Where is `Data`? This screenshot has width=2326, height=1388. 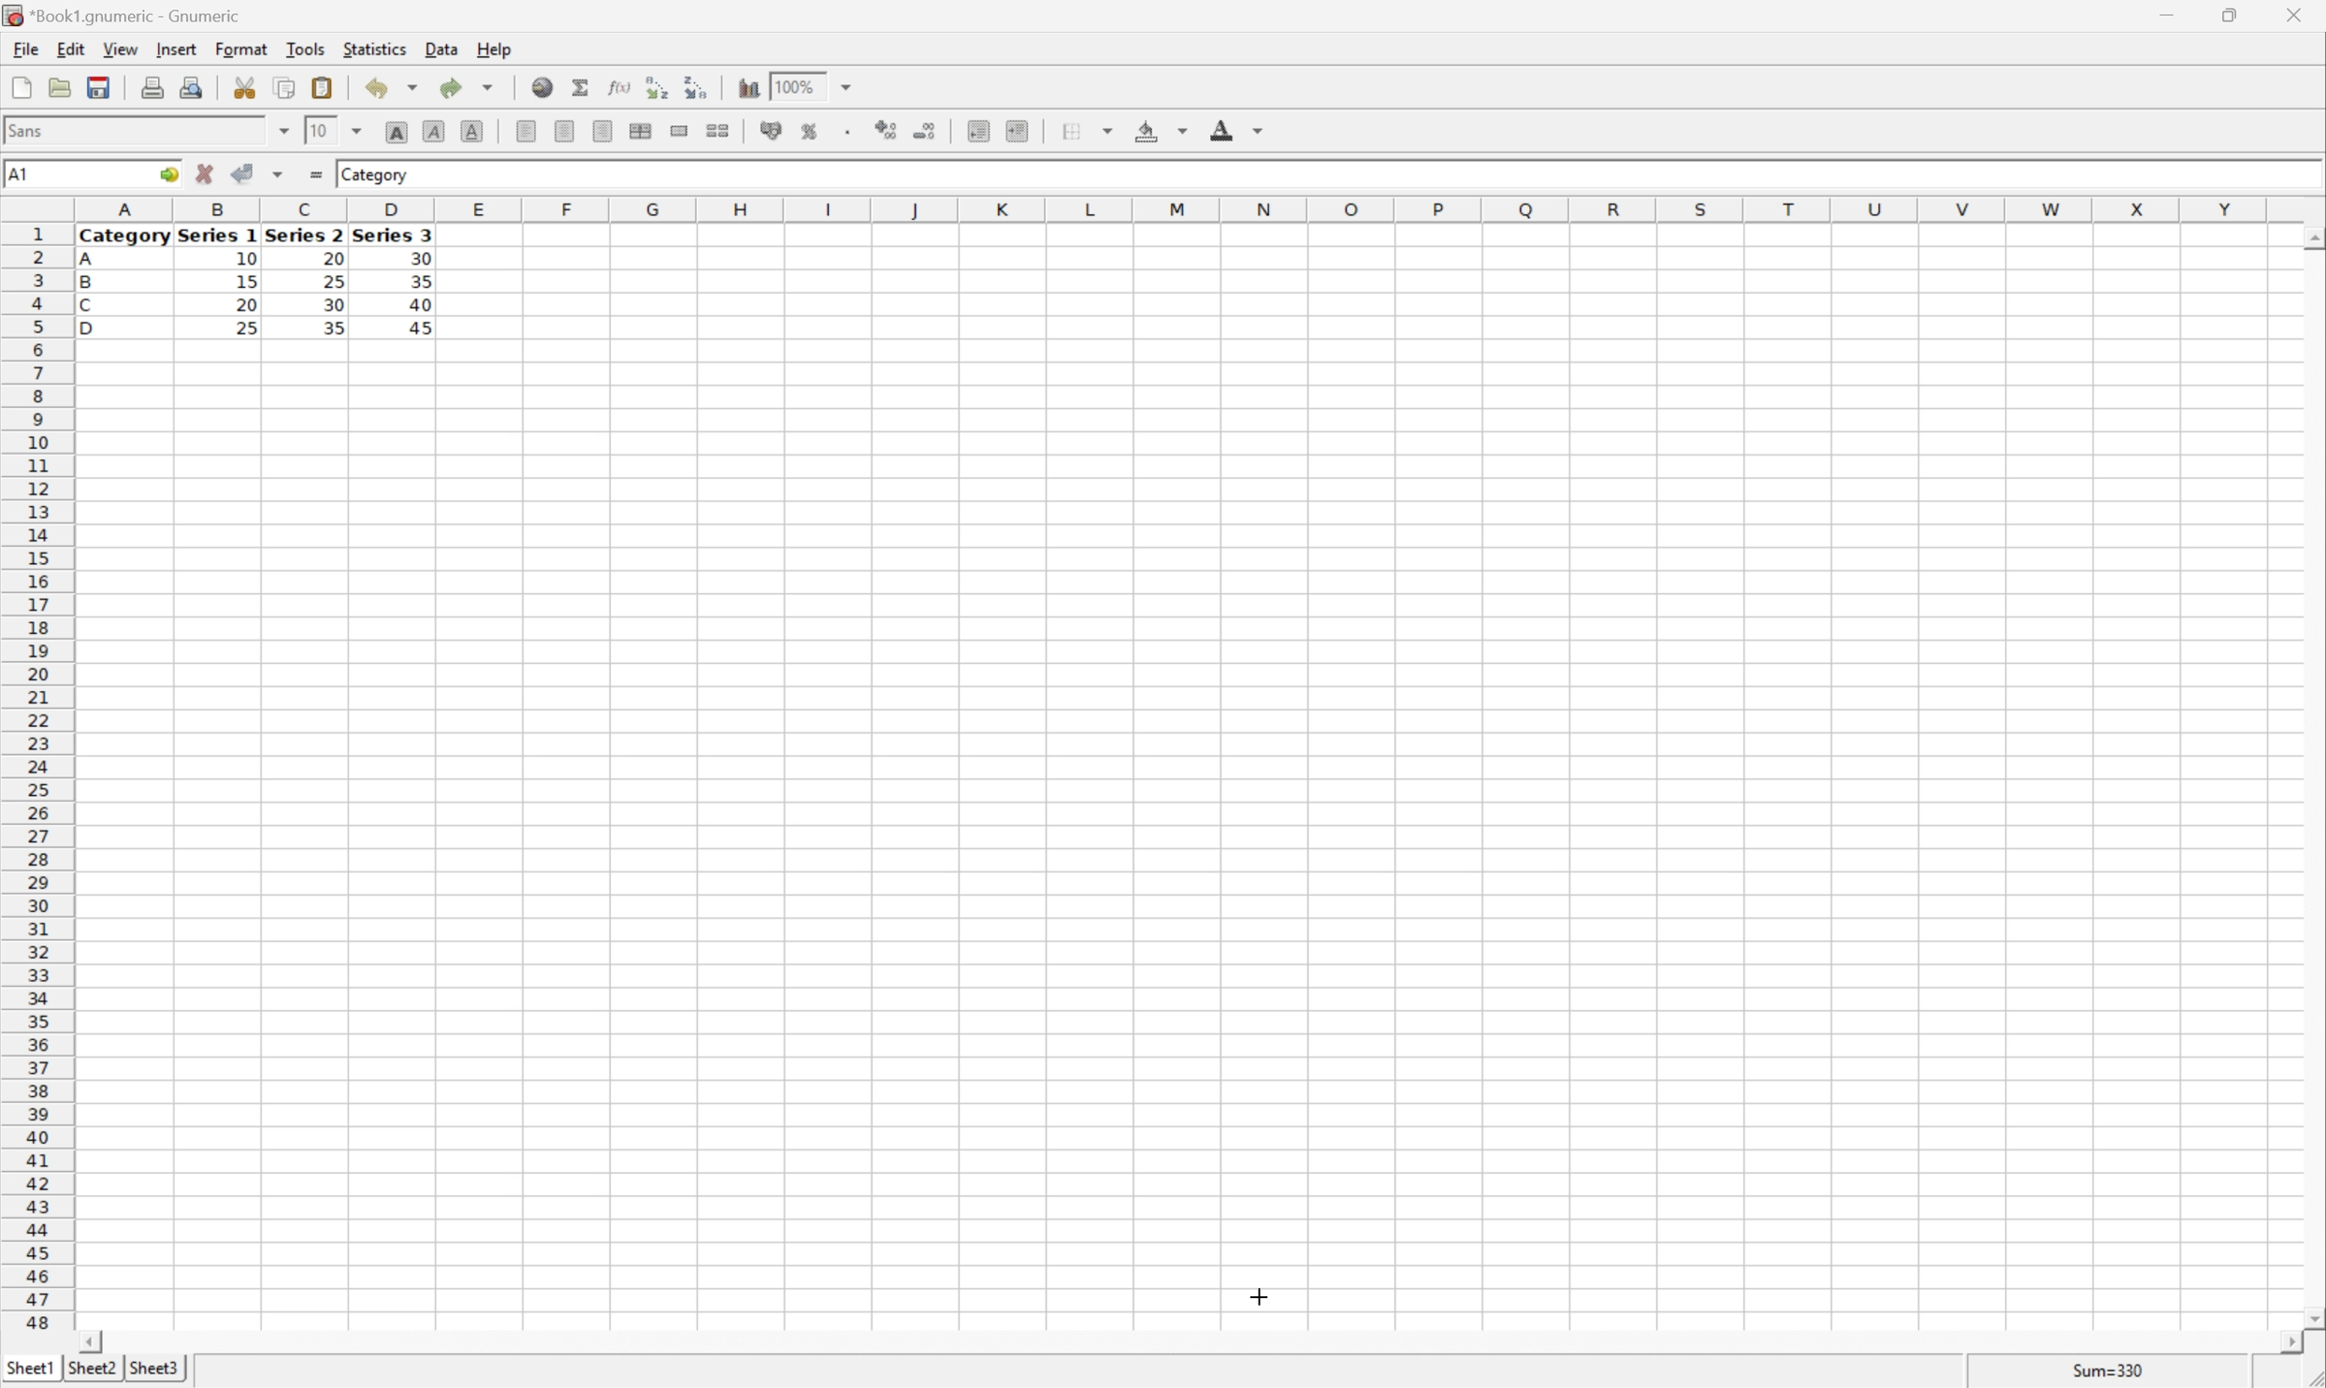
Data is located at coordinates (443, 47).